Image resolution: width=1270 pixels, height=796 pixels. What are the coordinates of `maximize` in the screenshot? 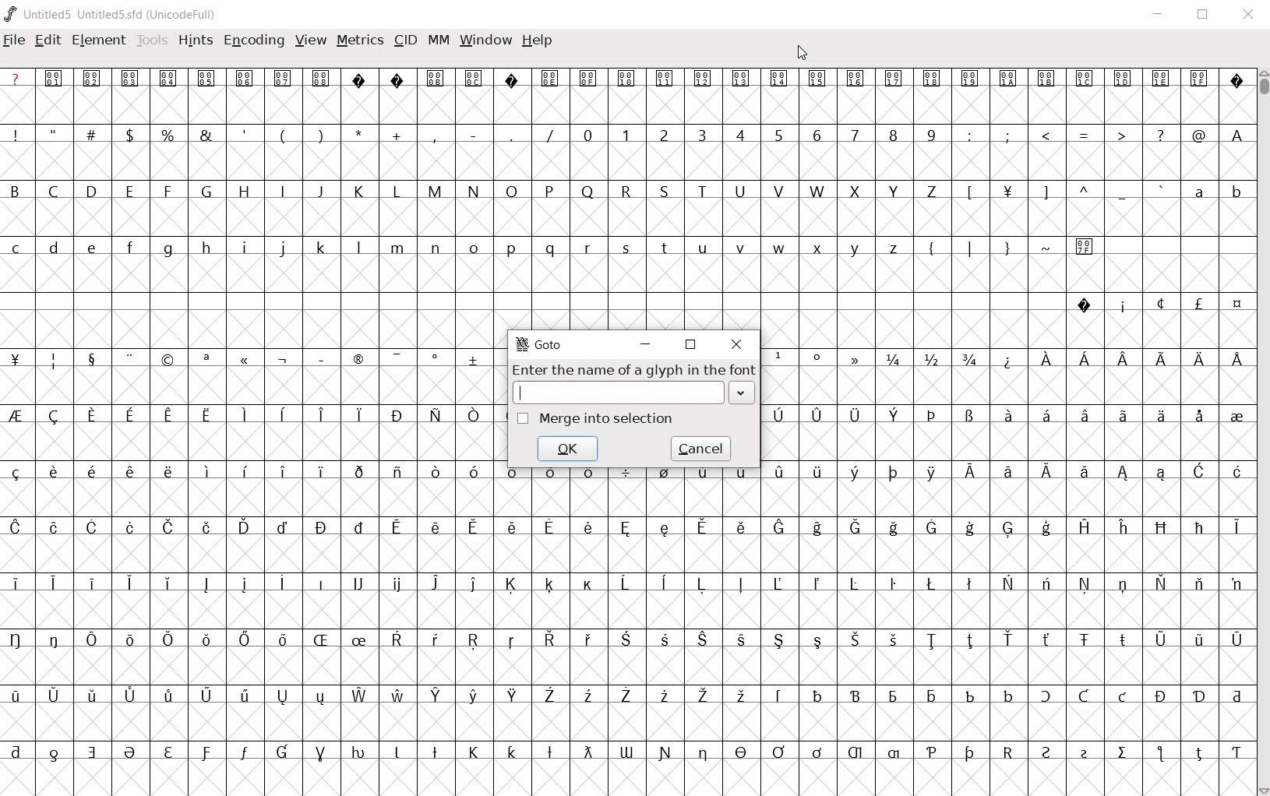 It's located at (690, 345).